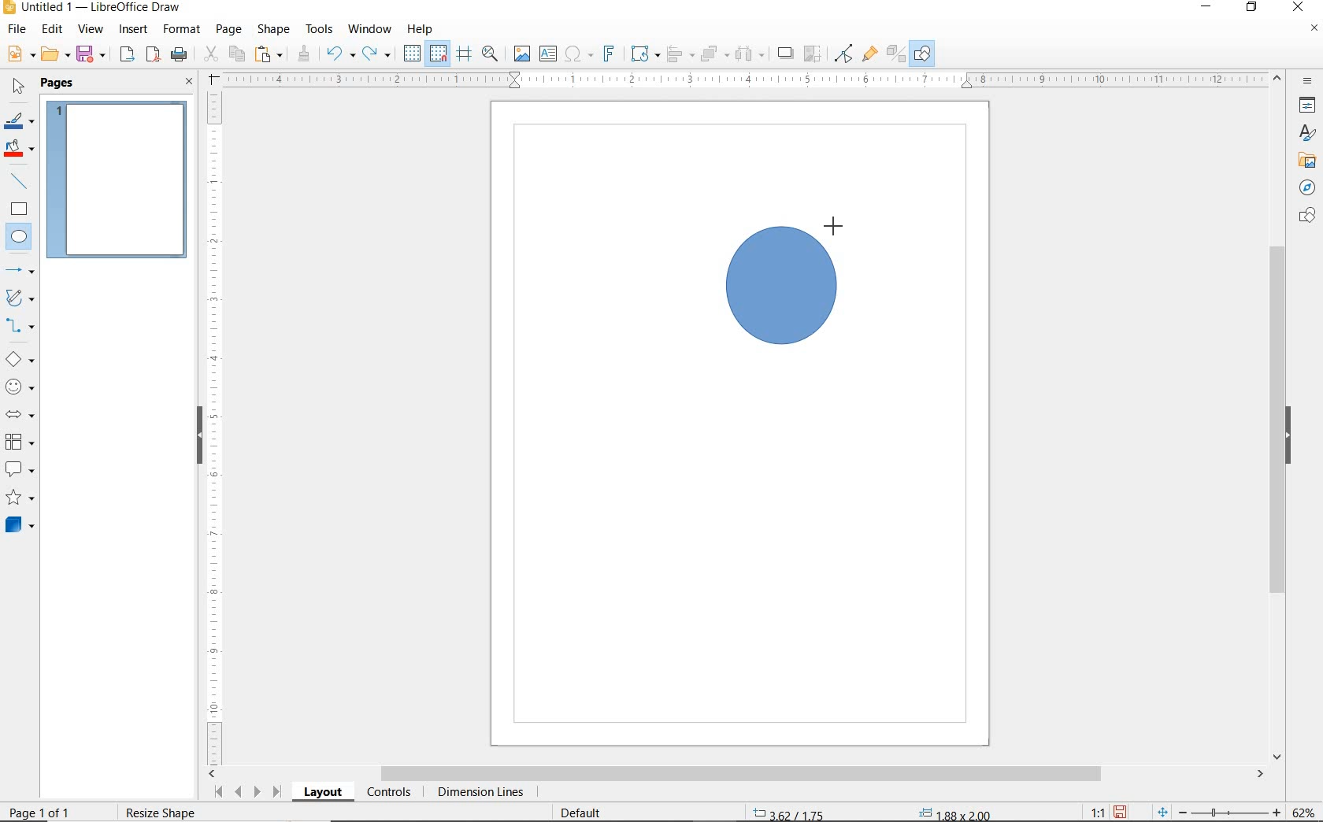 The width and height of the screenshot is (1323, 822). I want to click on SNAP TO GRID, so click(437, 54).